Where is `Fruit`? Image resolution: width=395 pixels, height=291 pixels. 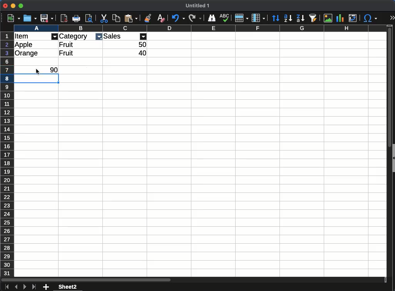 Fruit is located at coordinates (67, 44).